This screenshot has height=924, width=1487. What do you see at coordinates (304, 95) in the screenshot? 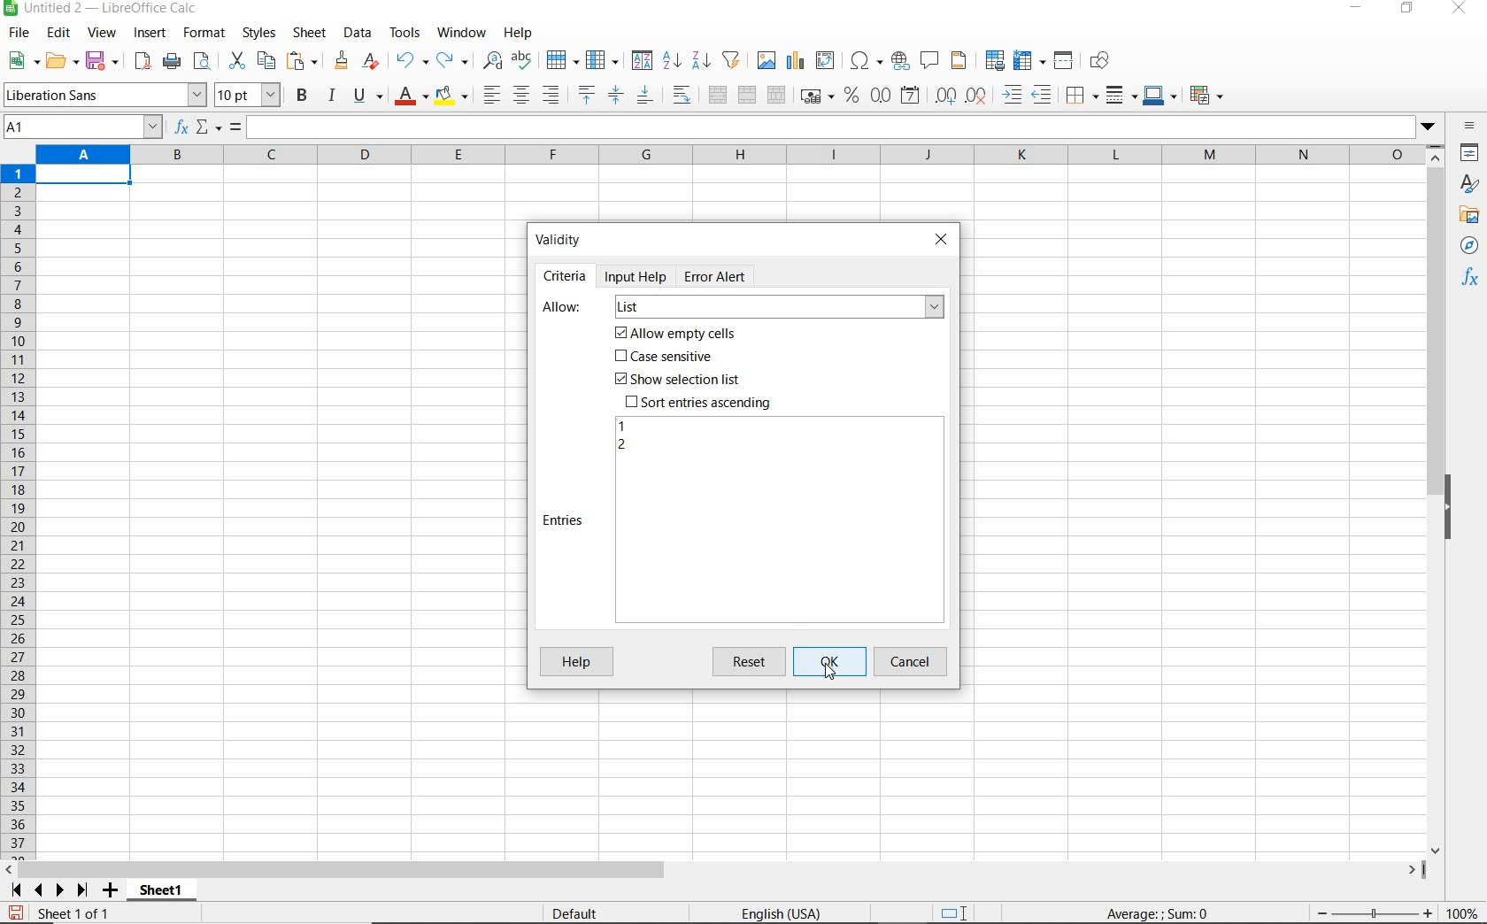
I see `bold` at bounding box center [304, 95].